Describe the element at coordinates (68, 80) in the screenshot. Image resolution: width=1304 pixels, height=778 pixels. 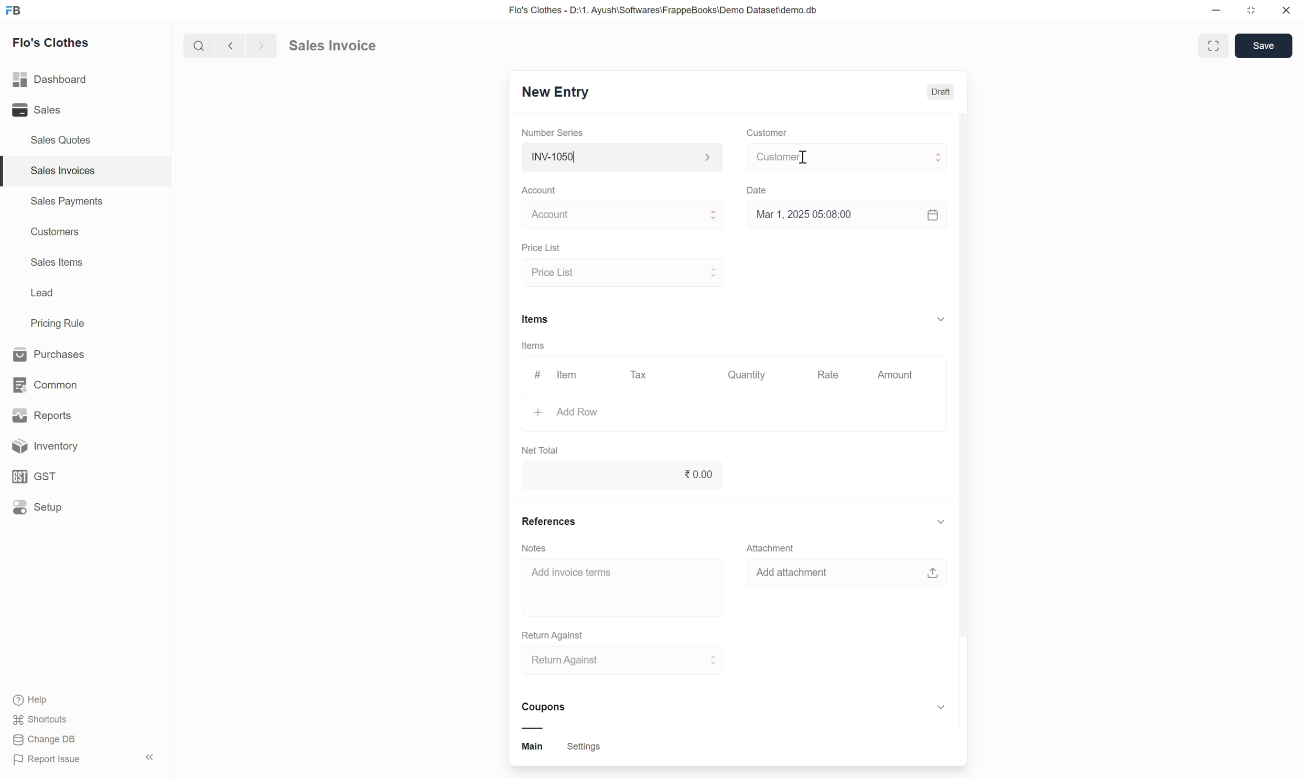
I see `Dashboard ` at that location.